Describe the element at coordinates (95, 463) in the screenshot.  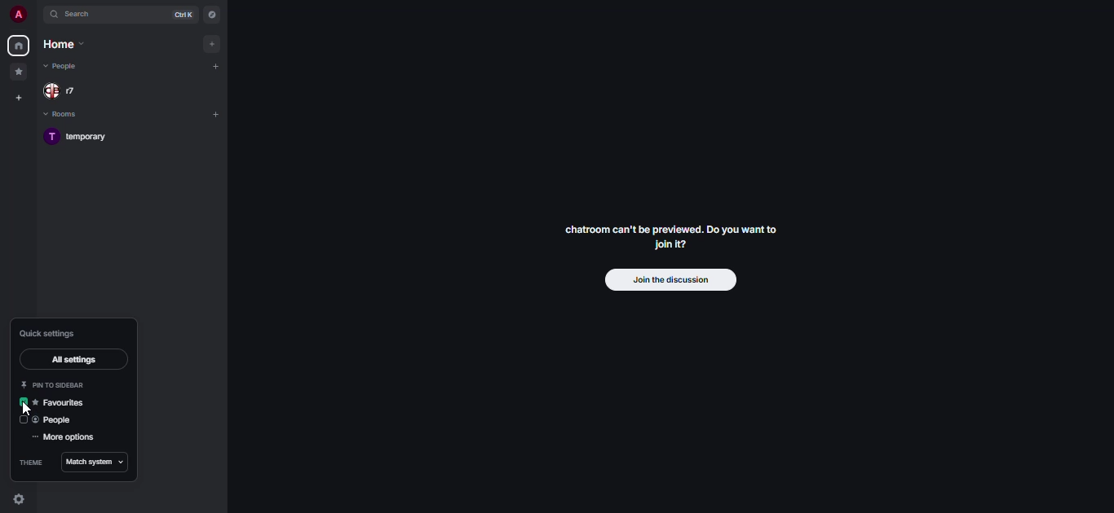
I see `match system` at that location.